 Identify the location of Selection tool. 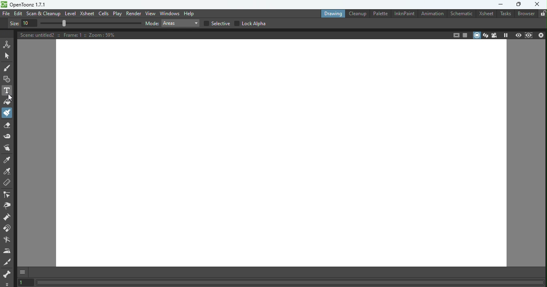
(7, 57).